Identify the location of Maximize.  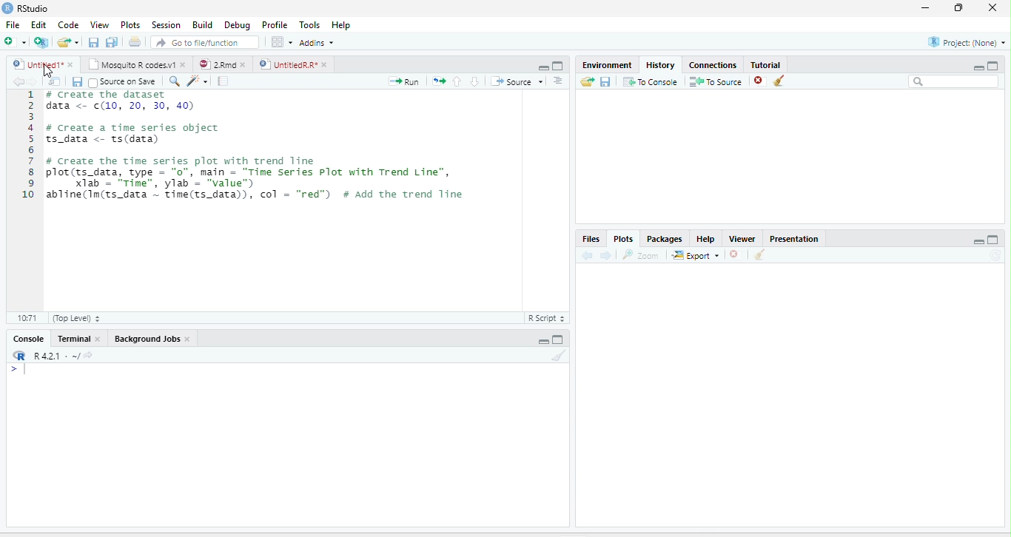
(994, 240).